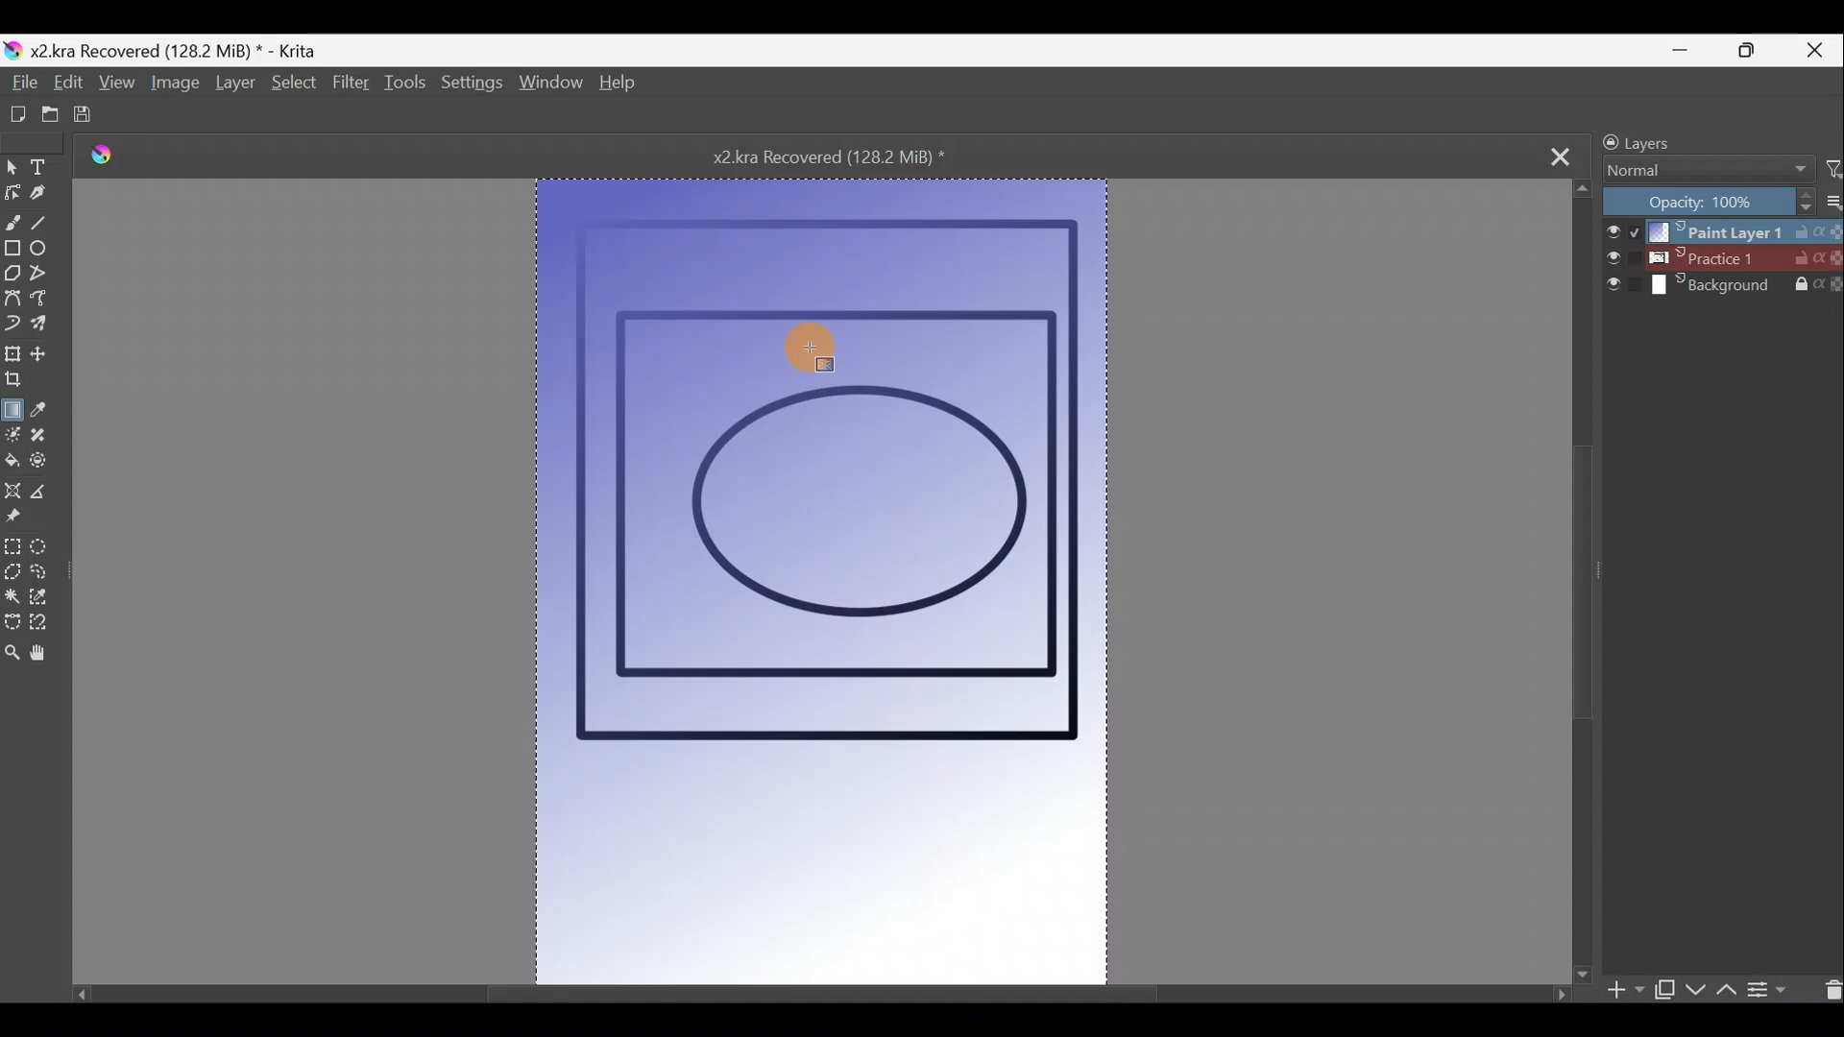  Describe the element at coordinates (44, 549) in the screenshot. I see `Elliptical selection tool` at that location.